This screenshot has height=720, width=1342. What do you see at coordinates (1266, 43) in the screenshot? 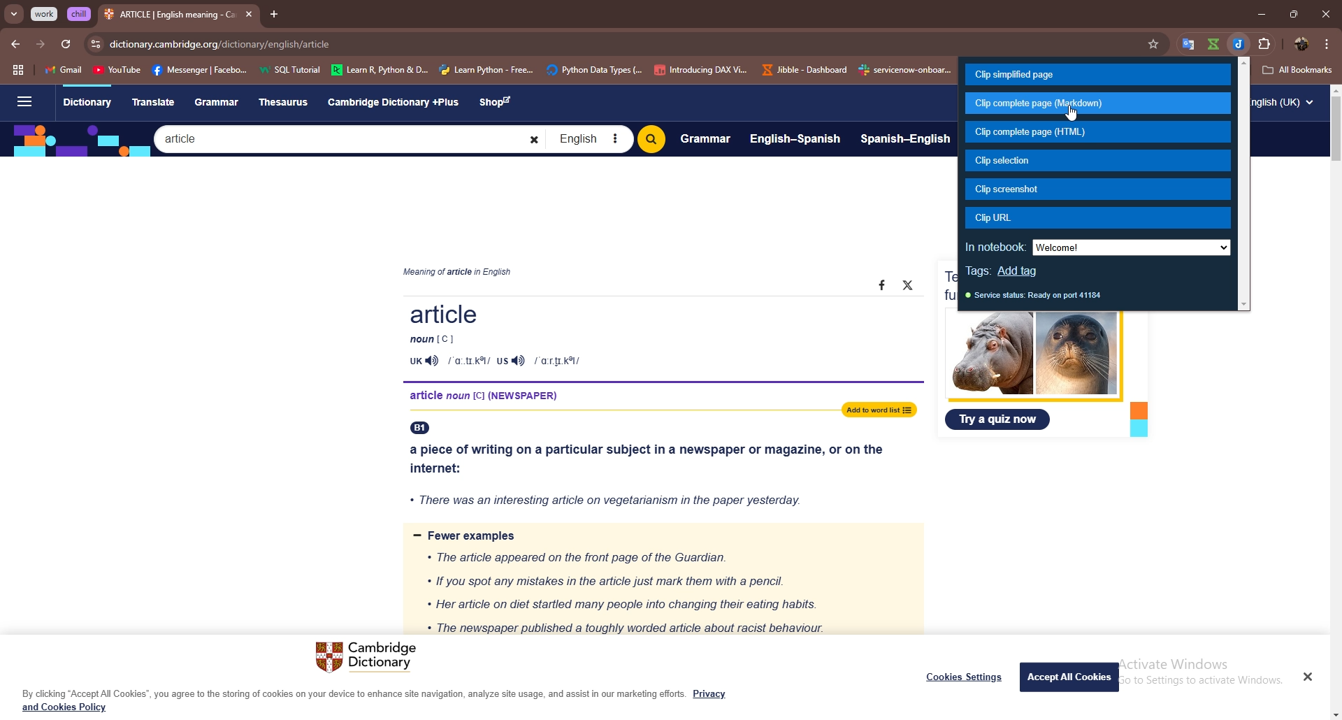
I see `extensions` at bounding box center [1266, 43].